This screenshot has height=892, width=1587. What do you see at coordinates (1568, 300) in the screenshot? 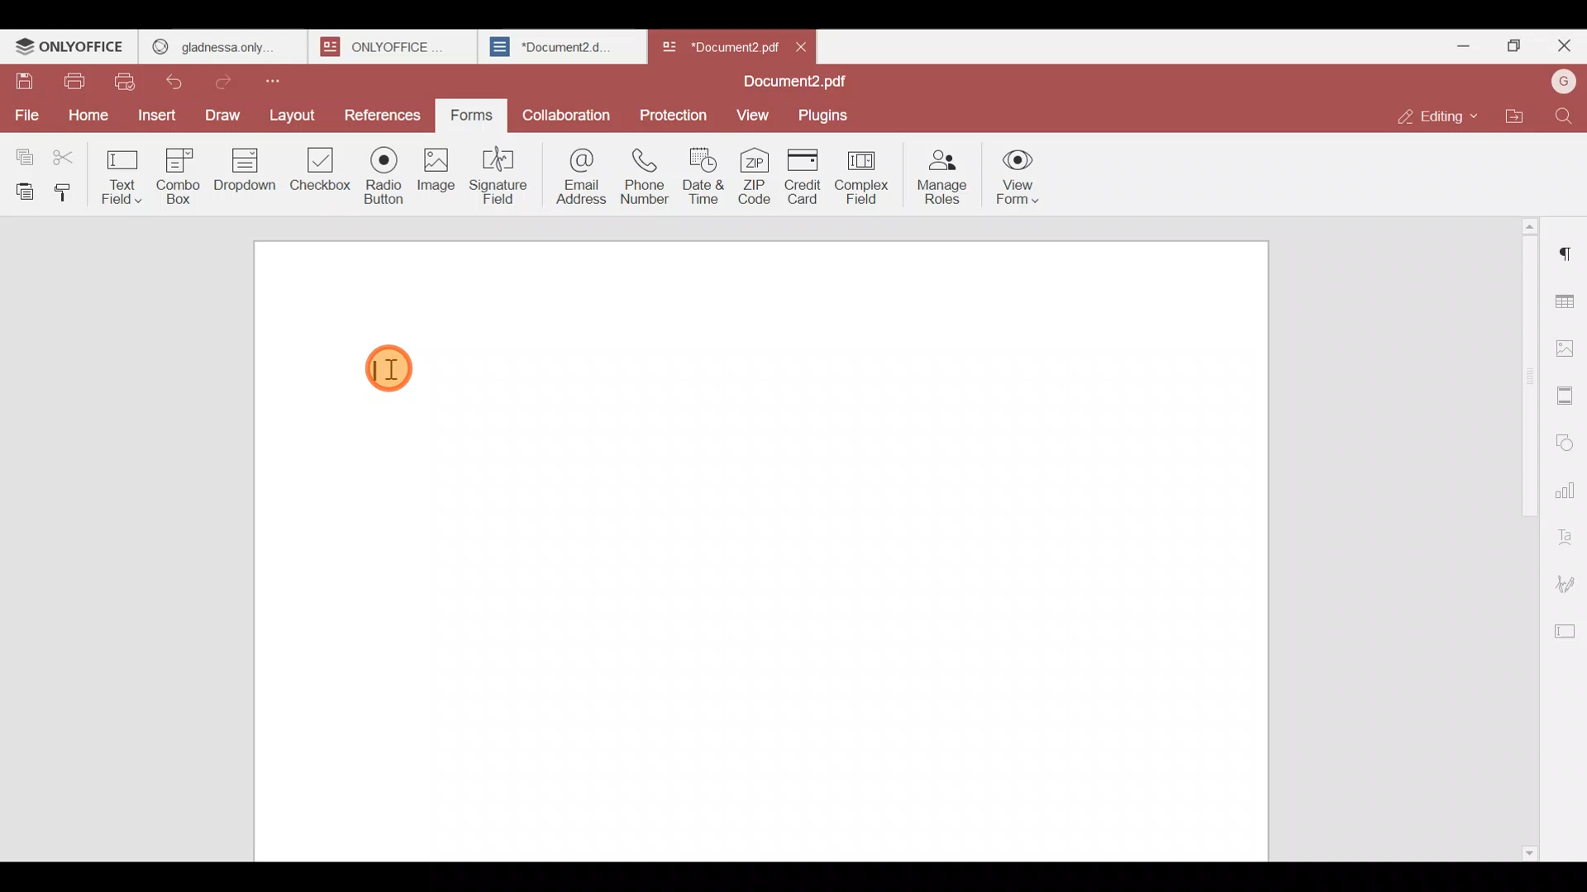
I see `Table settings` at bounding box center [1568, 300].